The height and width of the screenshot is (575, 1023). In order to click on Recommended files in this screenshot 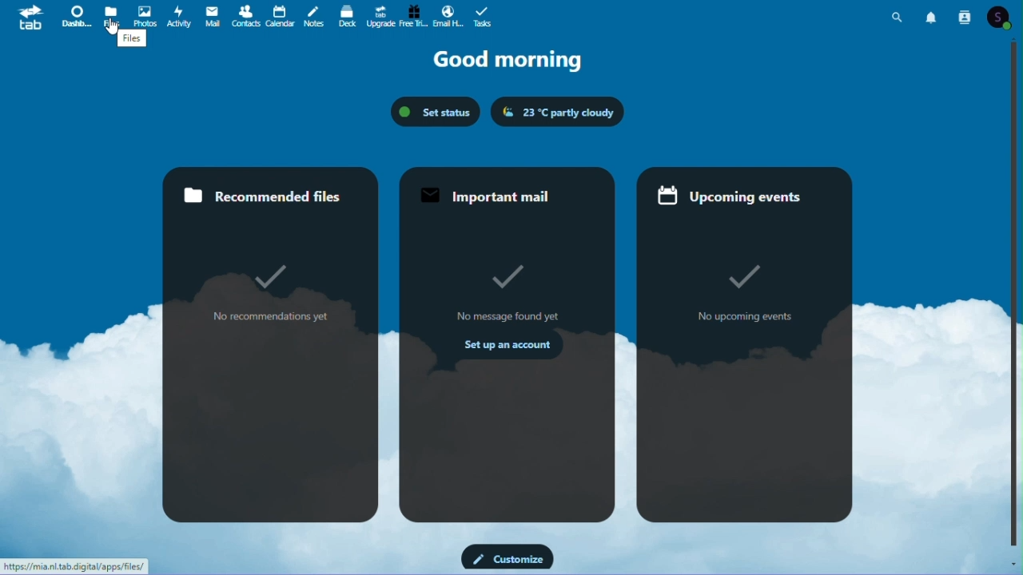, I will do `click(270, 343)`.